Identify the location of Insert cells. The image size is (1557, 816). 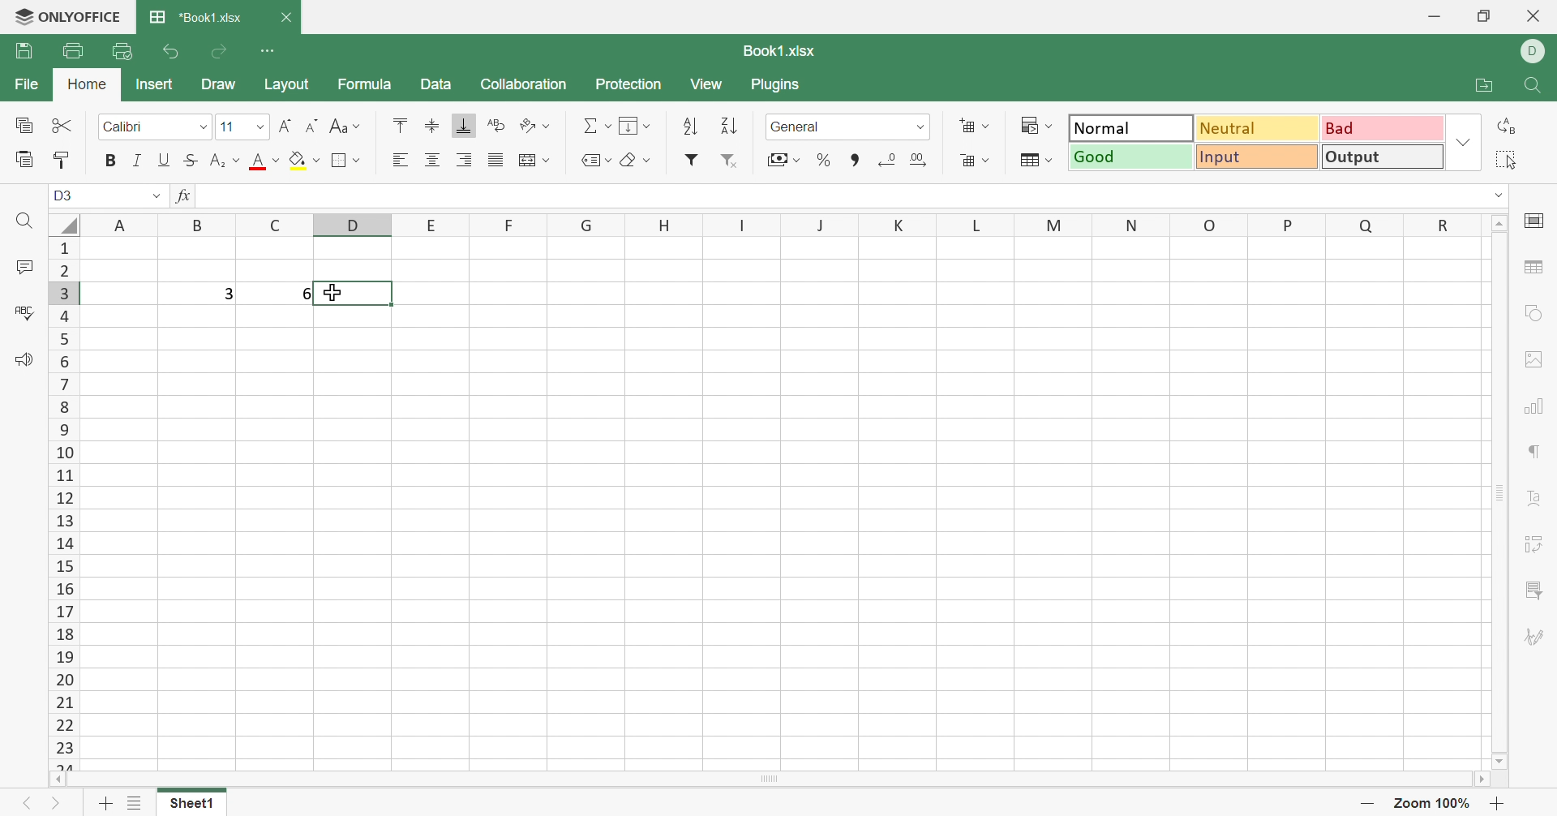
(977, 125).